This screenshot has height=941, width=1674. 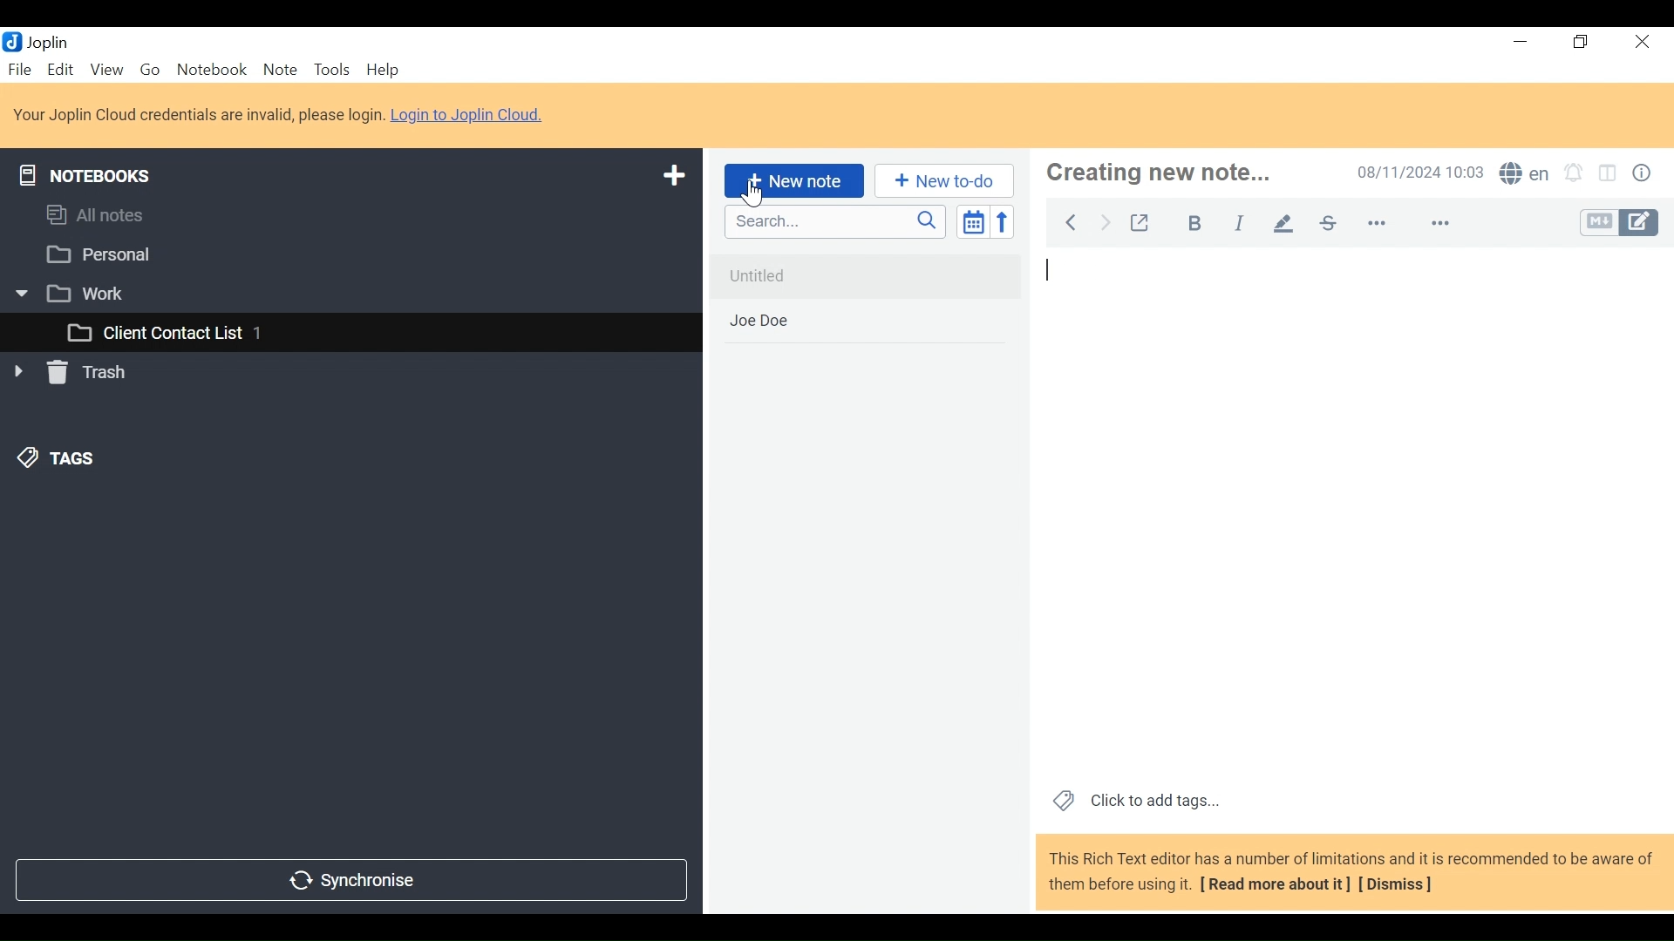 What do you see at coordinates (863, 275) in the screenshot?
I see `Untitled` at bounding box center [863, 275].